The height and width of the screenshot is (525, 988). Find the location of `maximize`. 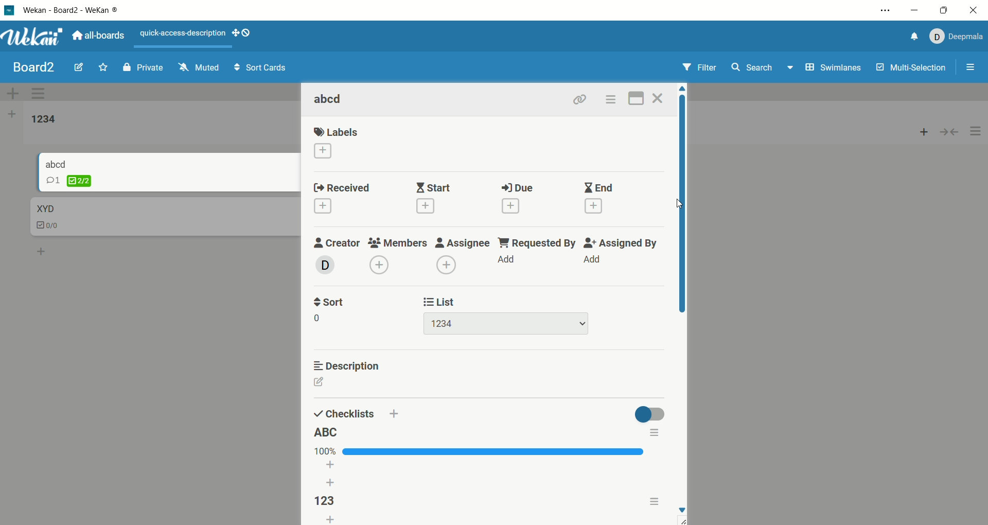

maximize is located at coordinates (944, 11).